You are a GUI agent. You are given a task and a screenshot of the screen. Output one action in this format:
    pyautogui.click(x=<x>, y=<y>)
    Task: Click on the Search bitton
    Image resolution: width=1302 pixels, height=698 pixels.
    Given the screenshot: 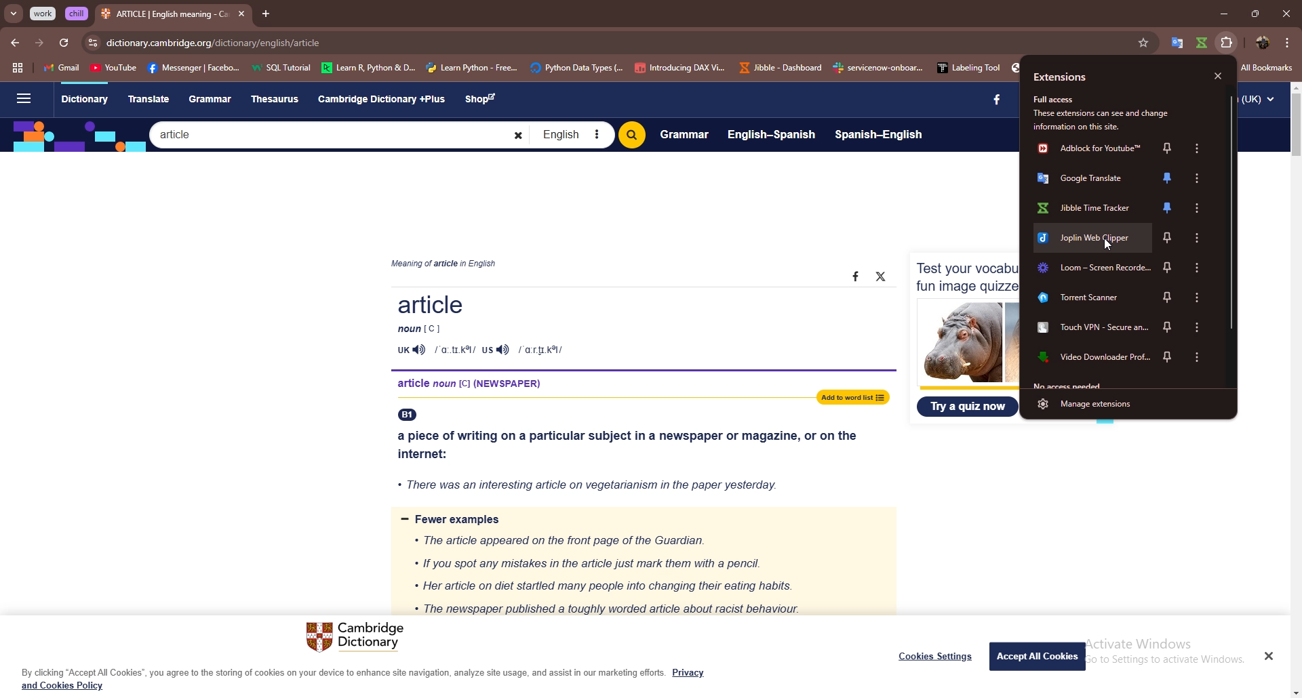 What is the action you would take?
    pyautogui.click(x=631, y=135)
    